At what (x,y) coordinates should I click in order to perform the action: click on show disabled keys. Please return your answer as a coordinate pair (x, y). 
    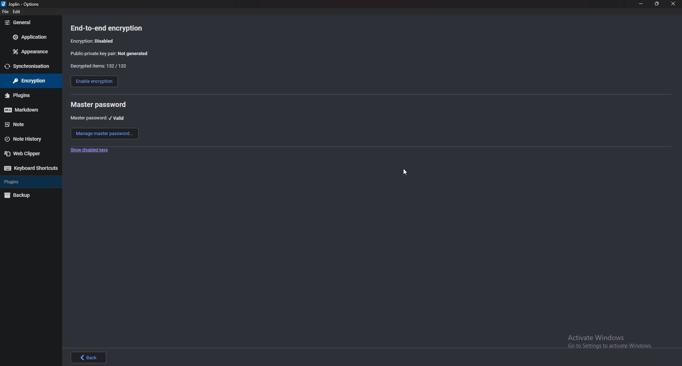
    Looking at the image, I should click on (91, 150).